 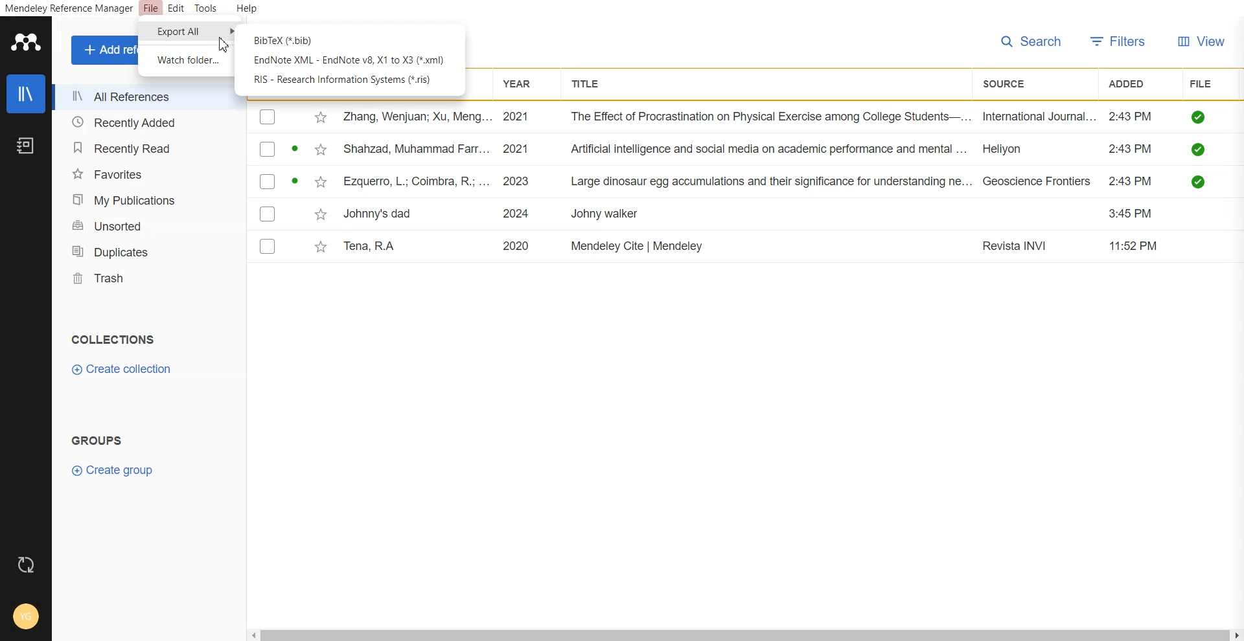 What do you see at coordinates (1018, 247) in the screenshot?
I see `Revista INVI` at bounding box center [1018, 247].